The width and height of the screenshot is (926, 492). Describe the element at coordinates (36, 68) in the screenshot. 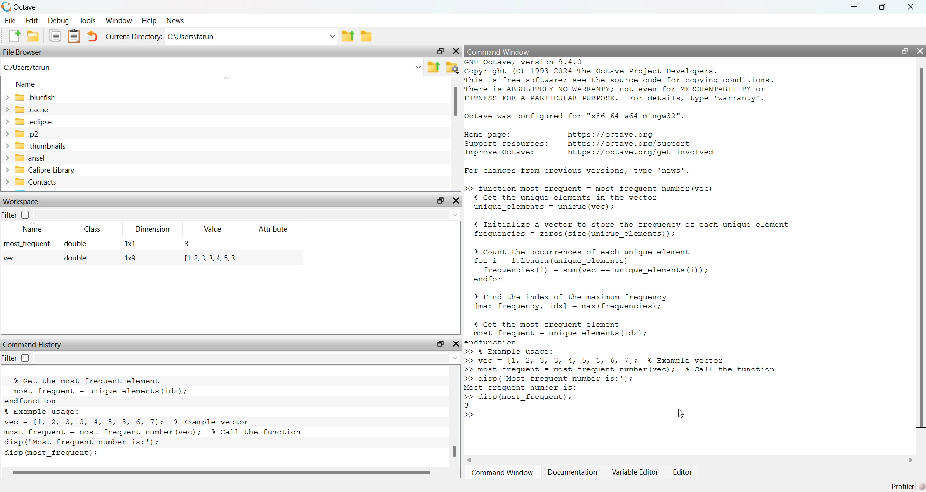

I see `C:/Users/tarun` at that location.